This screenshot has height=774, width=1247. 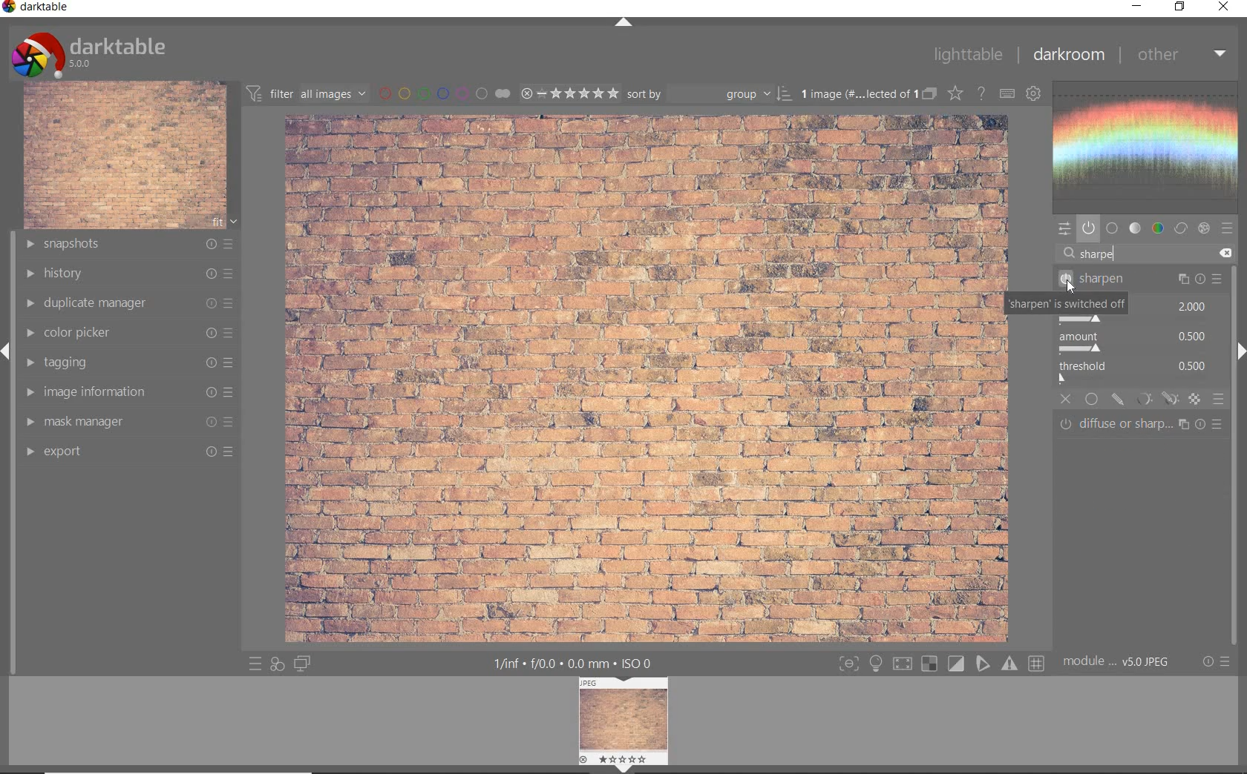 I want to click on other, so click(x=1182, y=56).